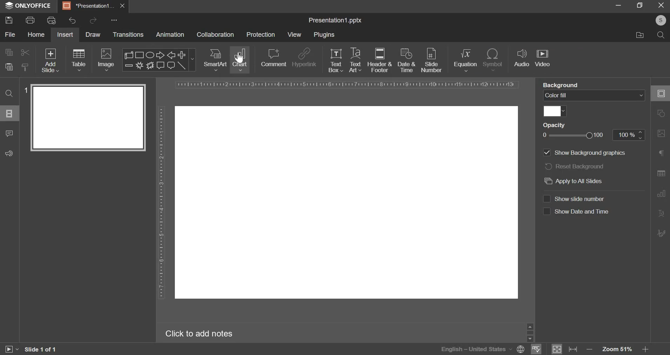 The image size is (670, 355). Describe the element at coordinates (12, 349) in the screenshot. I see `start slide show` at that location.